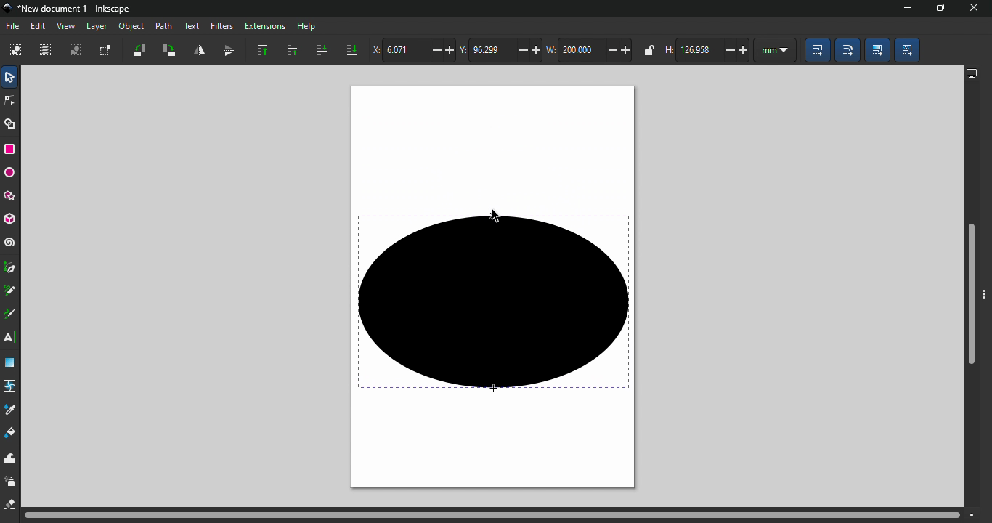 The height and width of the screenshot is (523, 992). Describe the element at coordinates (265, 26) in the screenshot. I see `Extensions` at that location.